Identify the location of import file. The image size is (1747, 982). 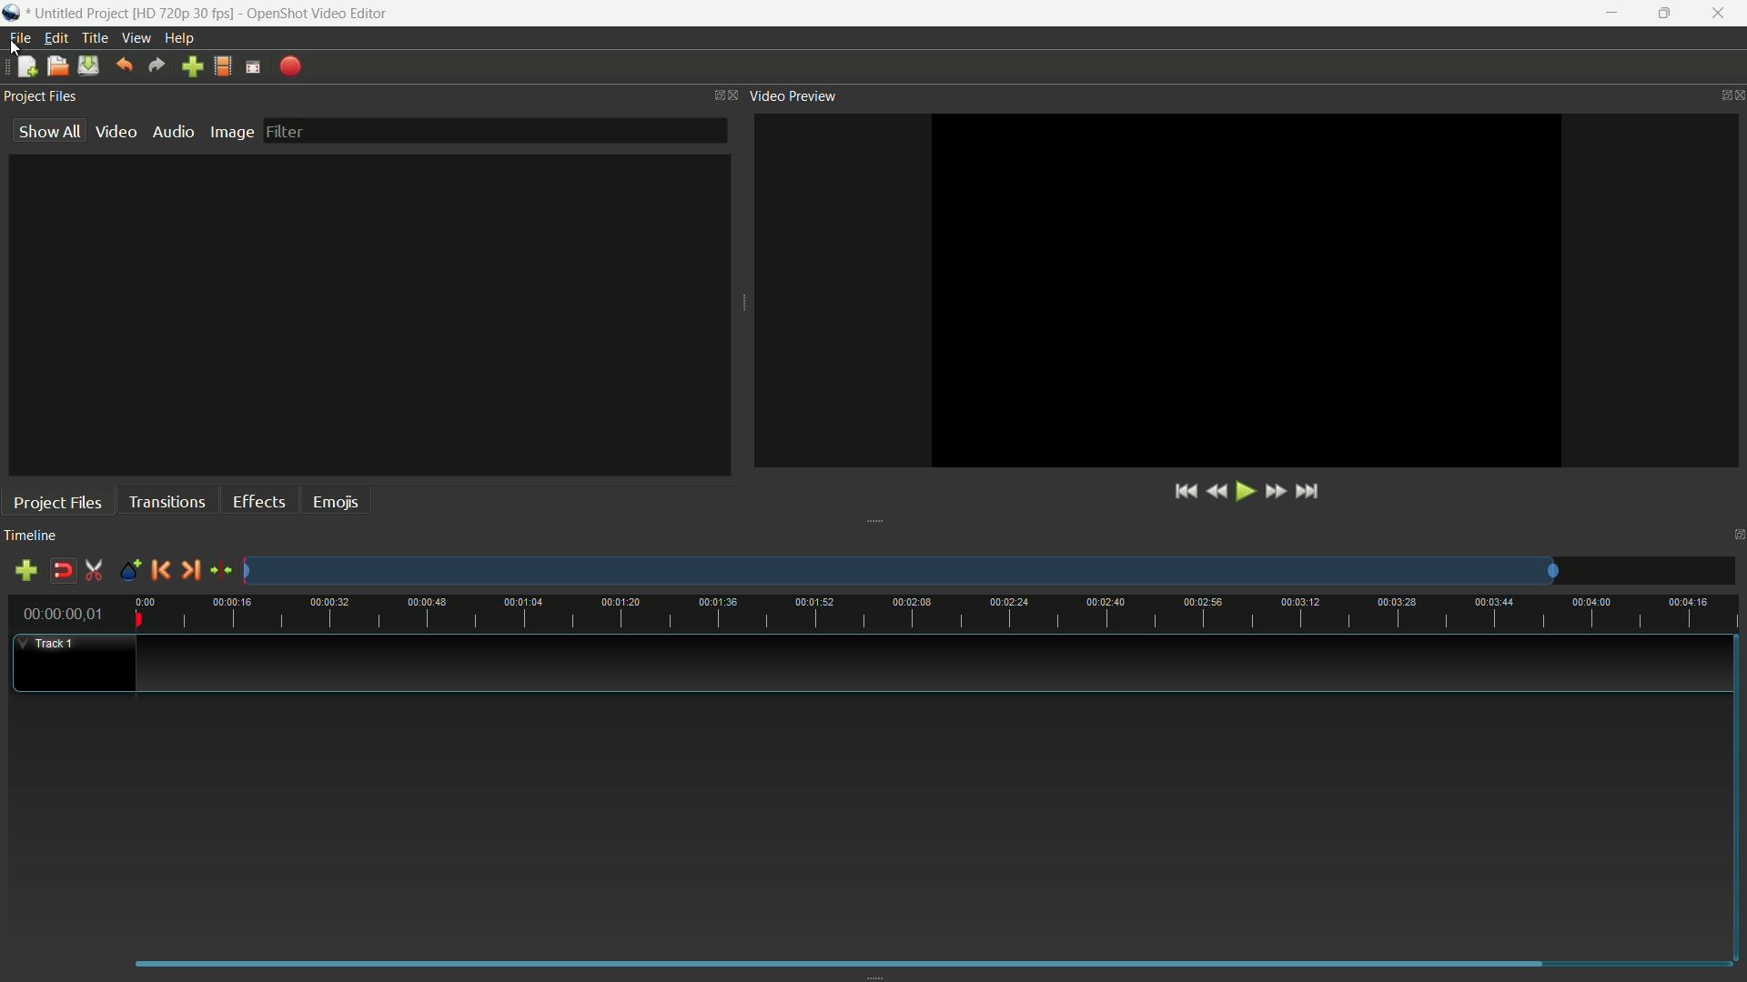
(190, 67).